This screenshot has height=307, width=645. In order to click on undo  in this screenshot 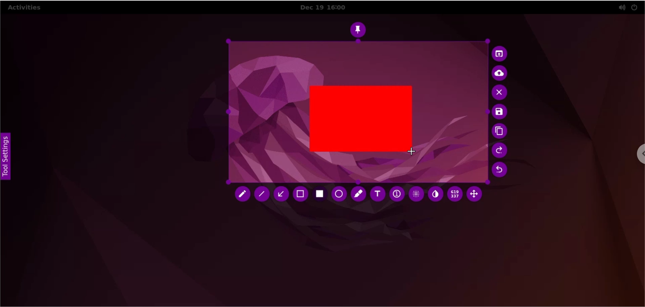, I will do `click(499, 171)`.